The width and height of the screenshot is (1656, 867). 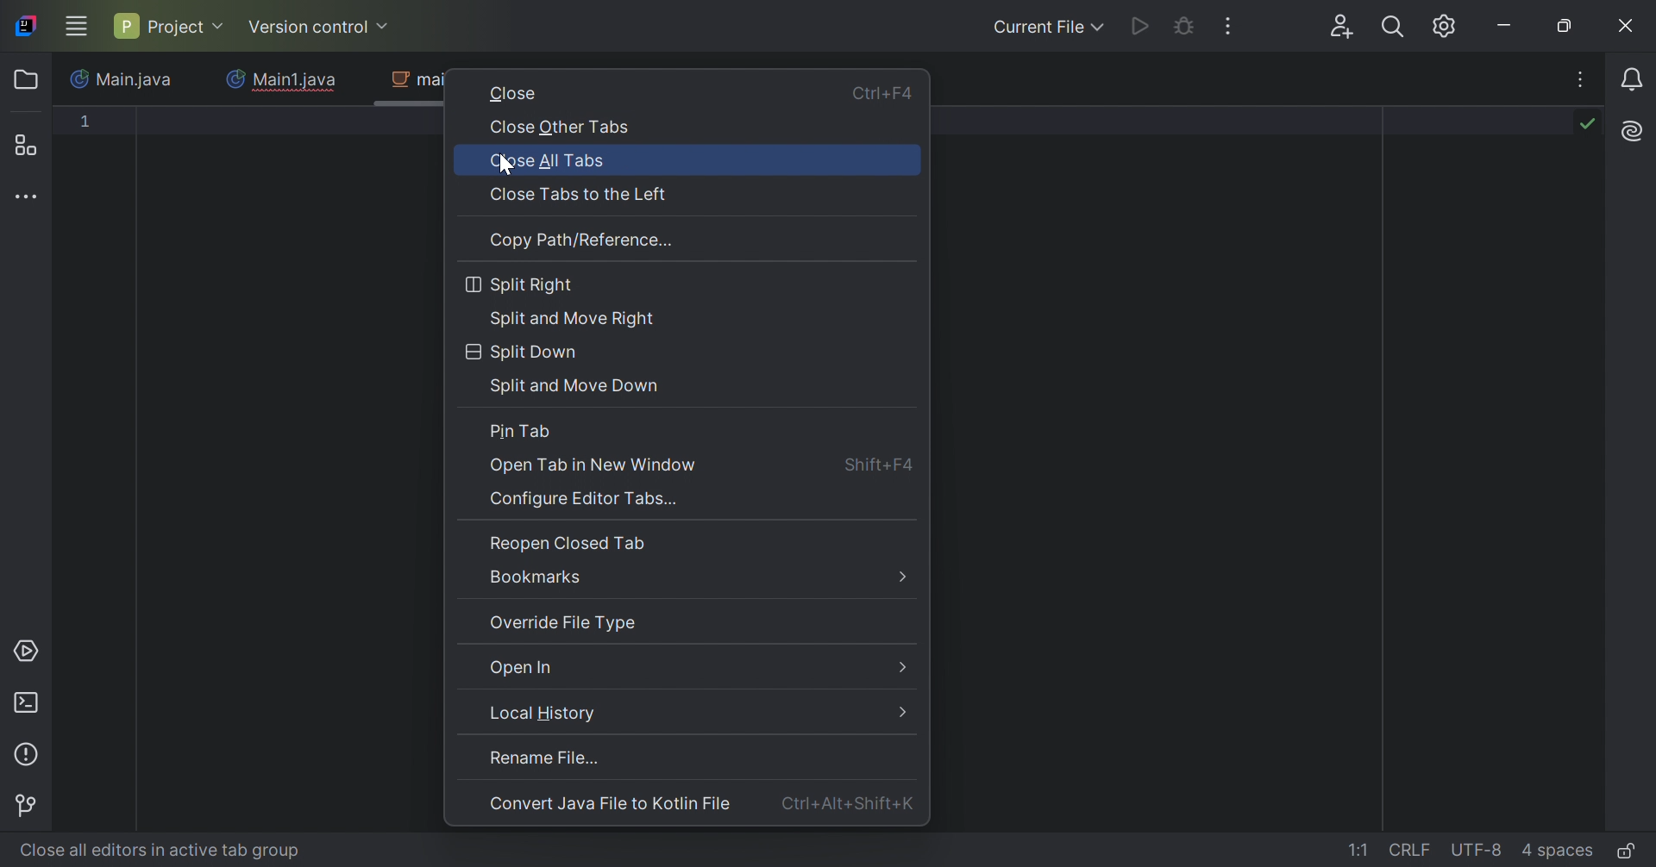 I want to click on Close all tabs, so click(x=551, y=163).